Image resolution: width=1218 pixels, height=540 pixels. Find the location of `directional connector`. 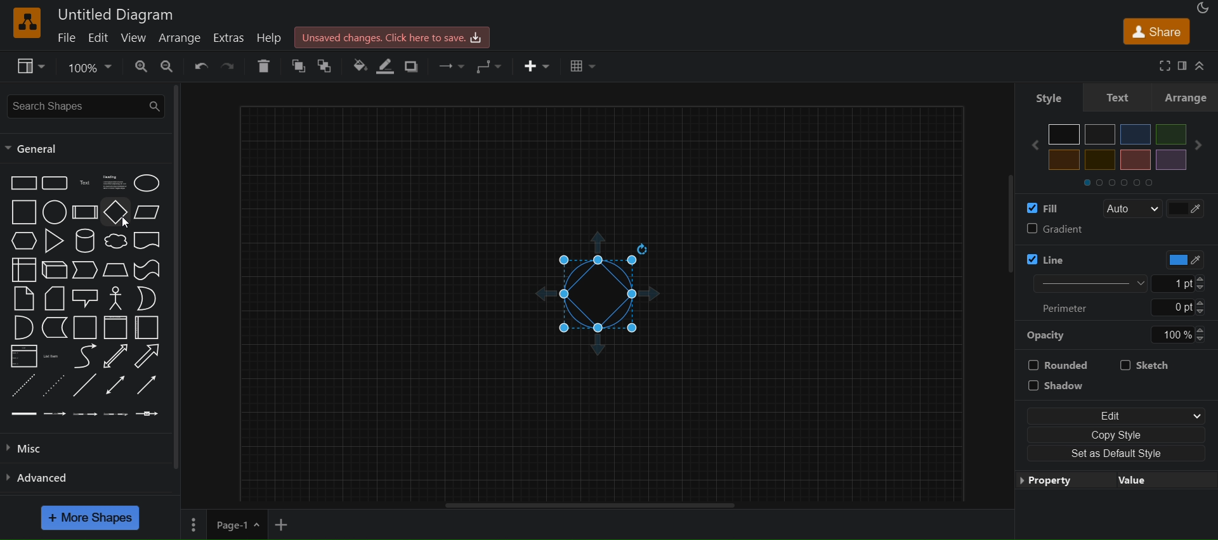

directional connector is located at coordinates (150, 386).